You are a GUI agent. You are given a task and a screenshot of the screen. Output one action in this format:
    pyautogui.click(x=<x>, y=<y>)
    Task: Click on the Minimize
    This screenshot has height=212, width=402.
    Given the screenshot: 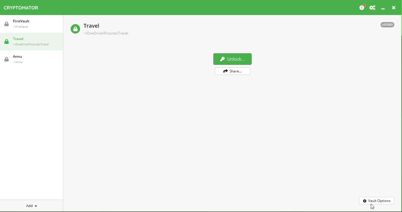 What is the action you would take?
    pyautogui.click(x=383, y=7)
    